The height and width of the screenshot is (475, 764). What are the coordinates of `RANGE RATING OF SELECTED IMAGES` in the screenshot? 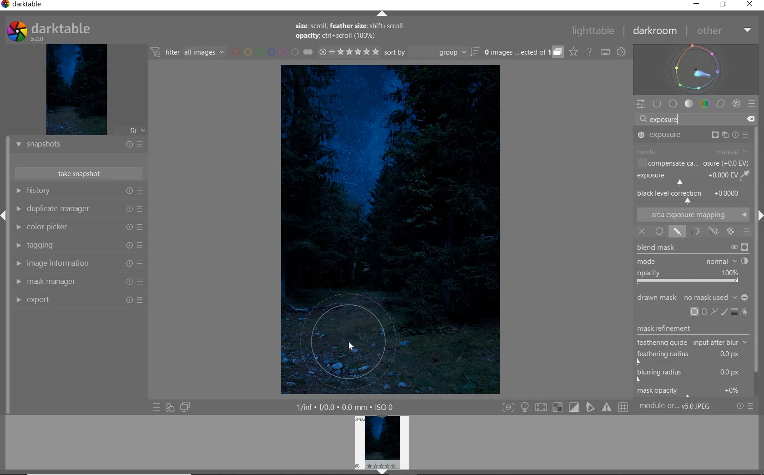 It's located at (349, 52).